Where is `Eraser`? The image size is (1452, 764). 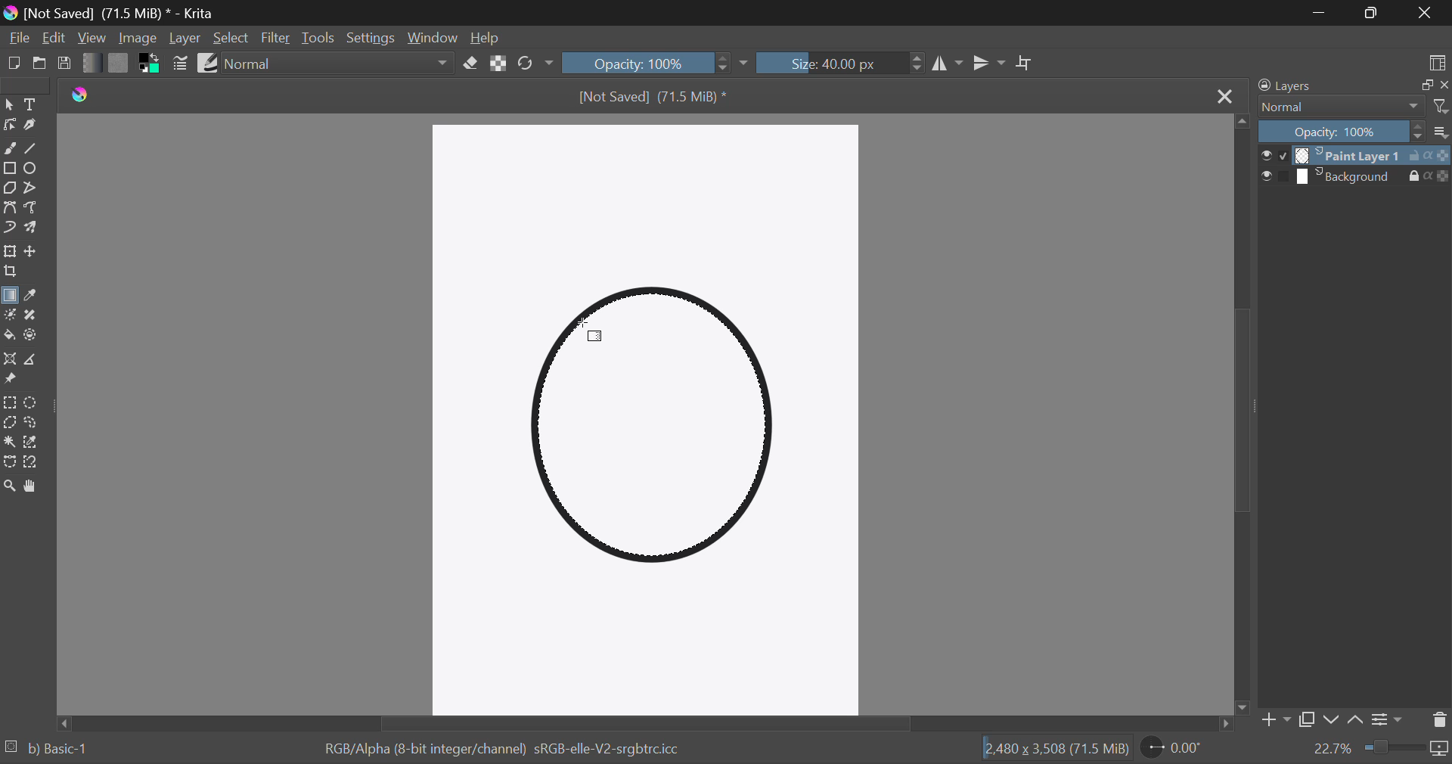
Eraser is located at coordinates (470, 64).